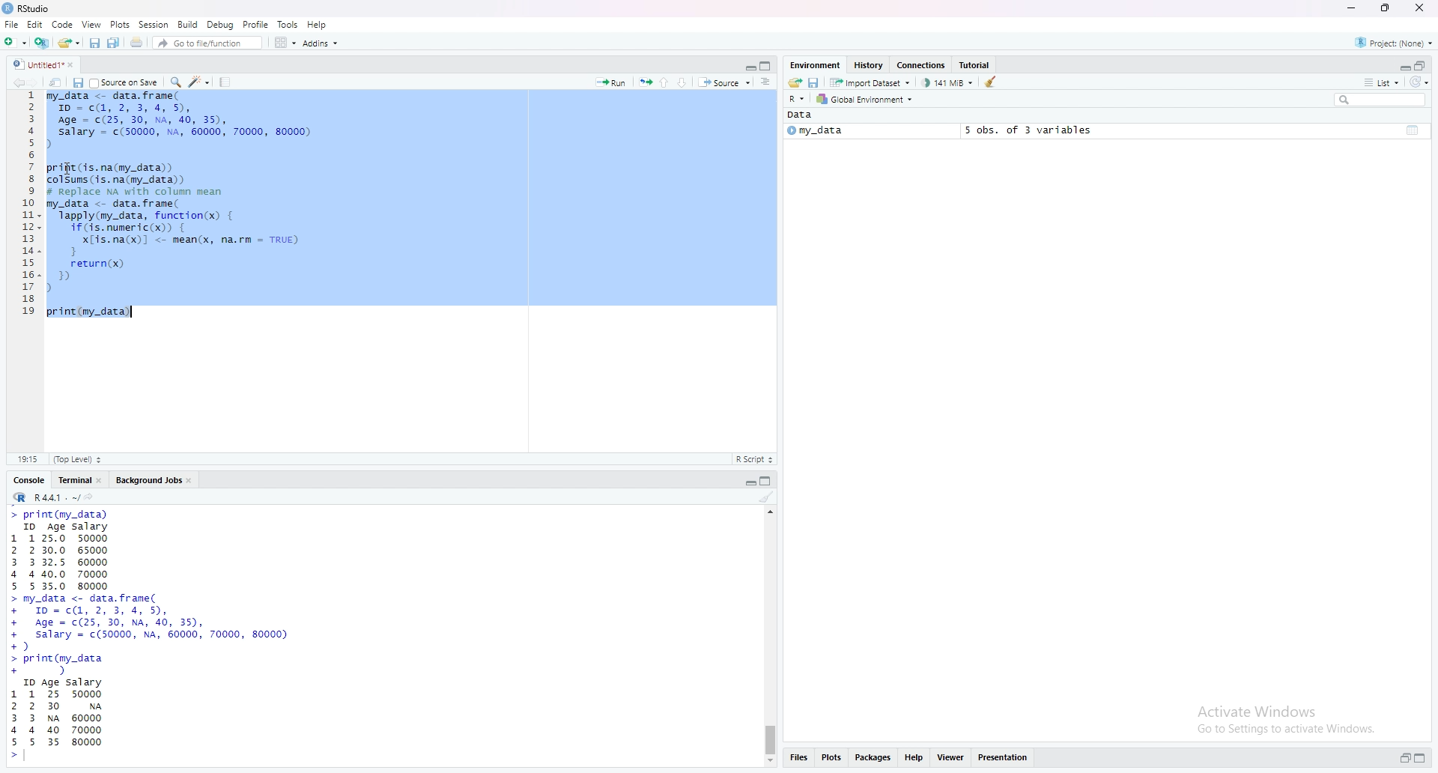 This screenshot has width=1438, height=773. What do you see at coordinates (1381, 82) in the screenshot?
I see `list` at bounding box center [1381, 82].